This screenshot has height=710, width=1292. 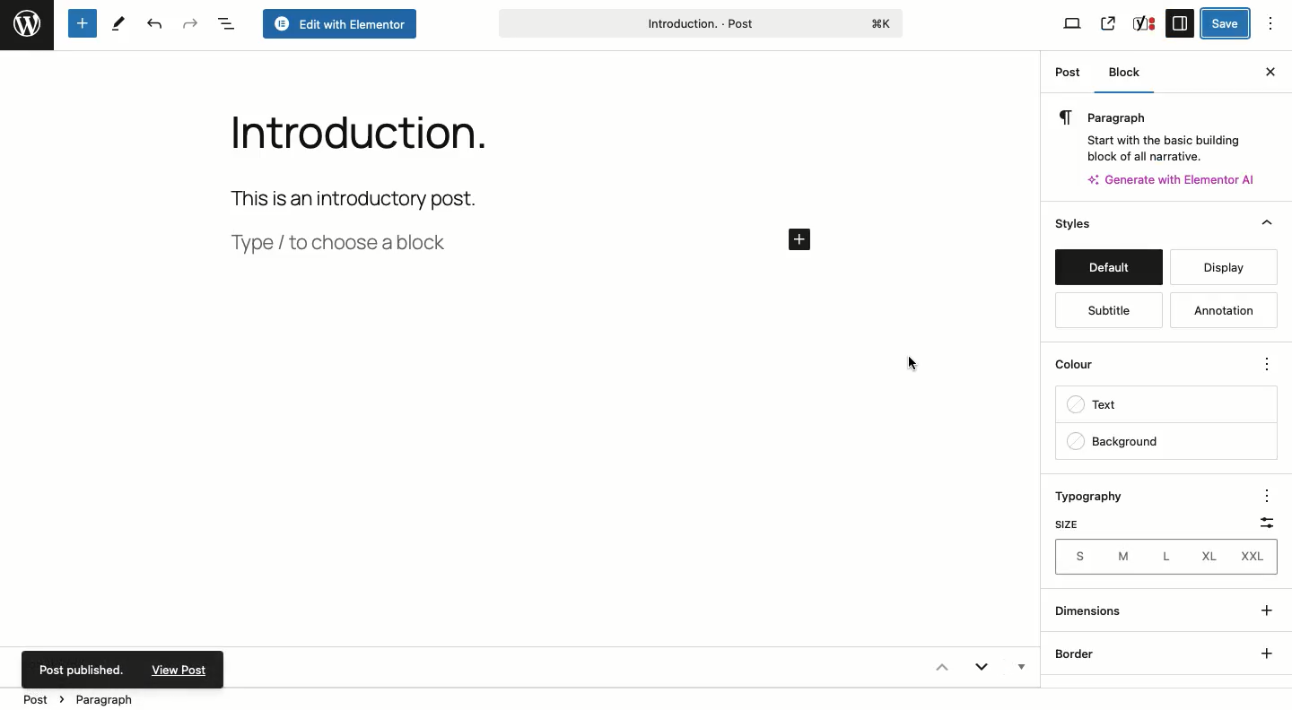 I want to click on Paragraph, so click(x=1159, y=133).